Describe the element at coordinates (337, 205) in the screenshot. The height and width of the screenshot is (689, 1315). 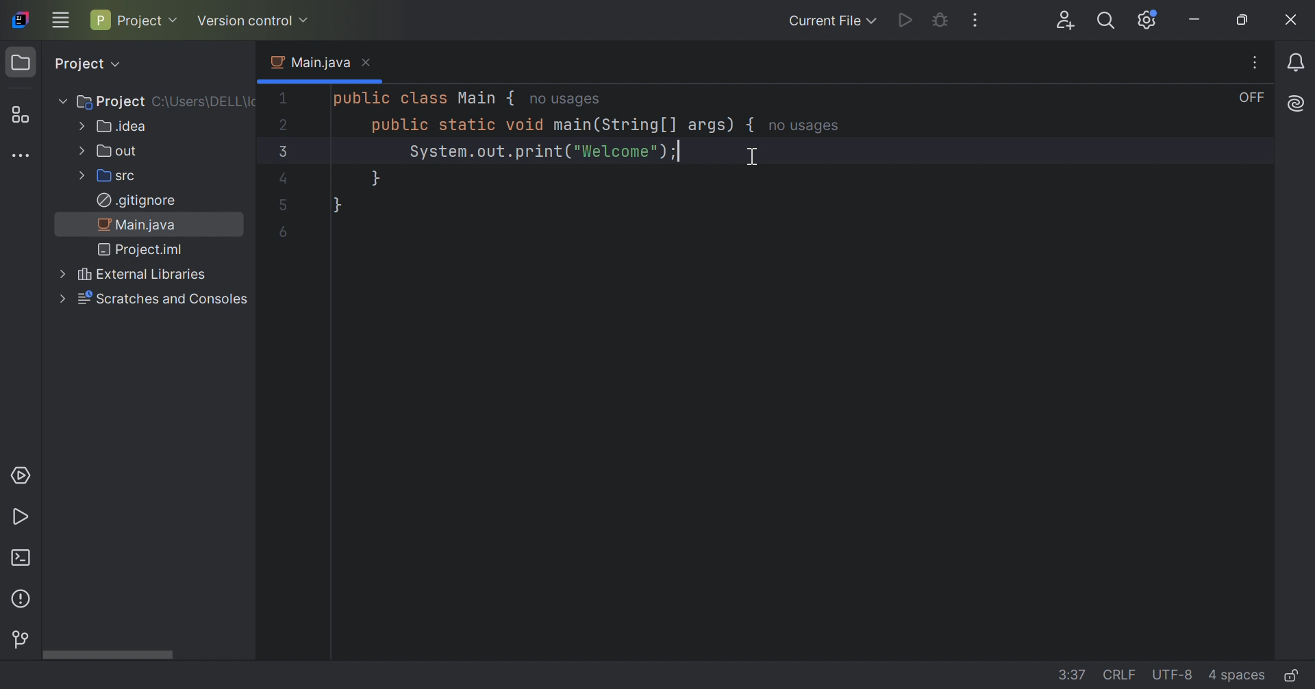
I see `}` at that location.